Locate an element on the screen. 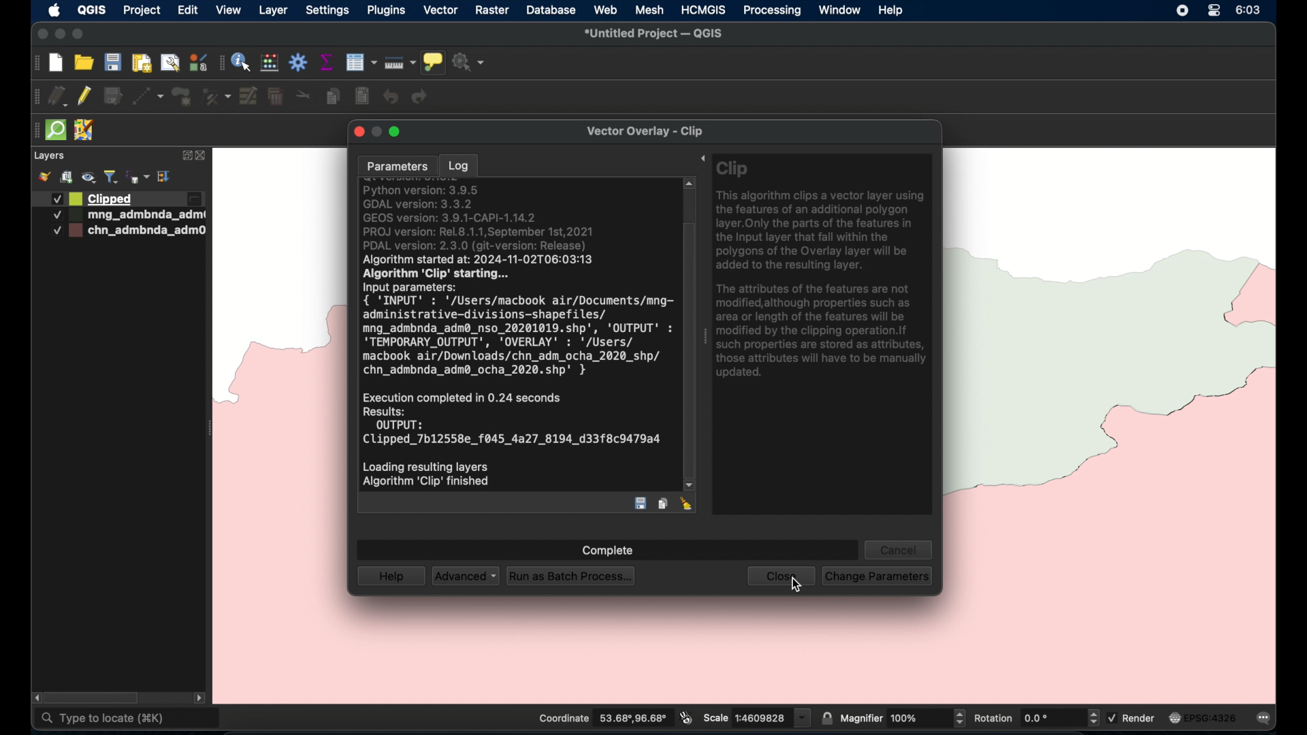  cursor is located at coordinates (796, 584).